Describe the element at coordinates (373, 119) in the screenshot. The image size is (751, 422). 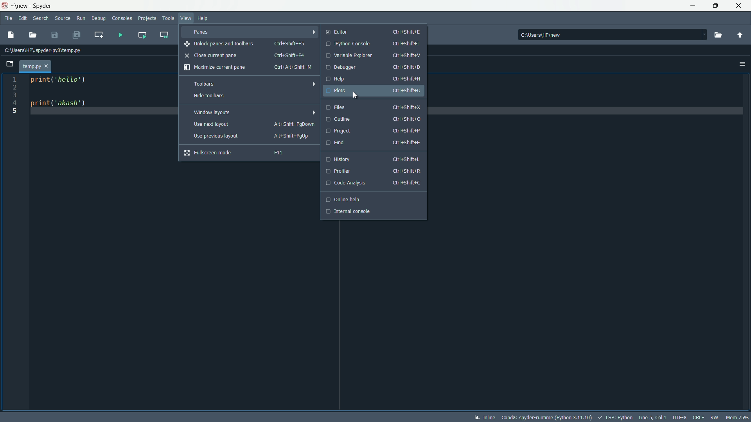
I see `outline` at that location.